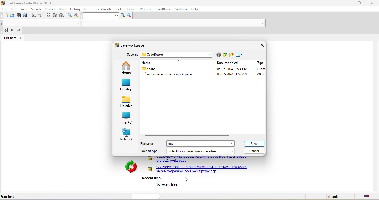  Describe the element at coordinates (37, 9) in the screenshot. I see `search` at that location.